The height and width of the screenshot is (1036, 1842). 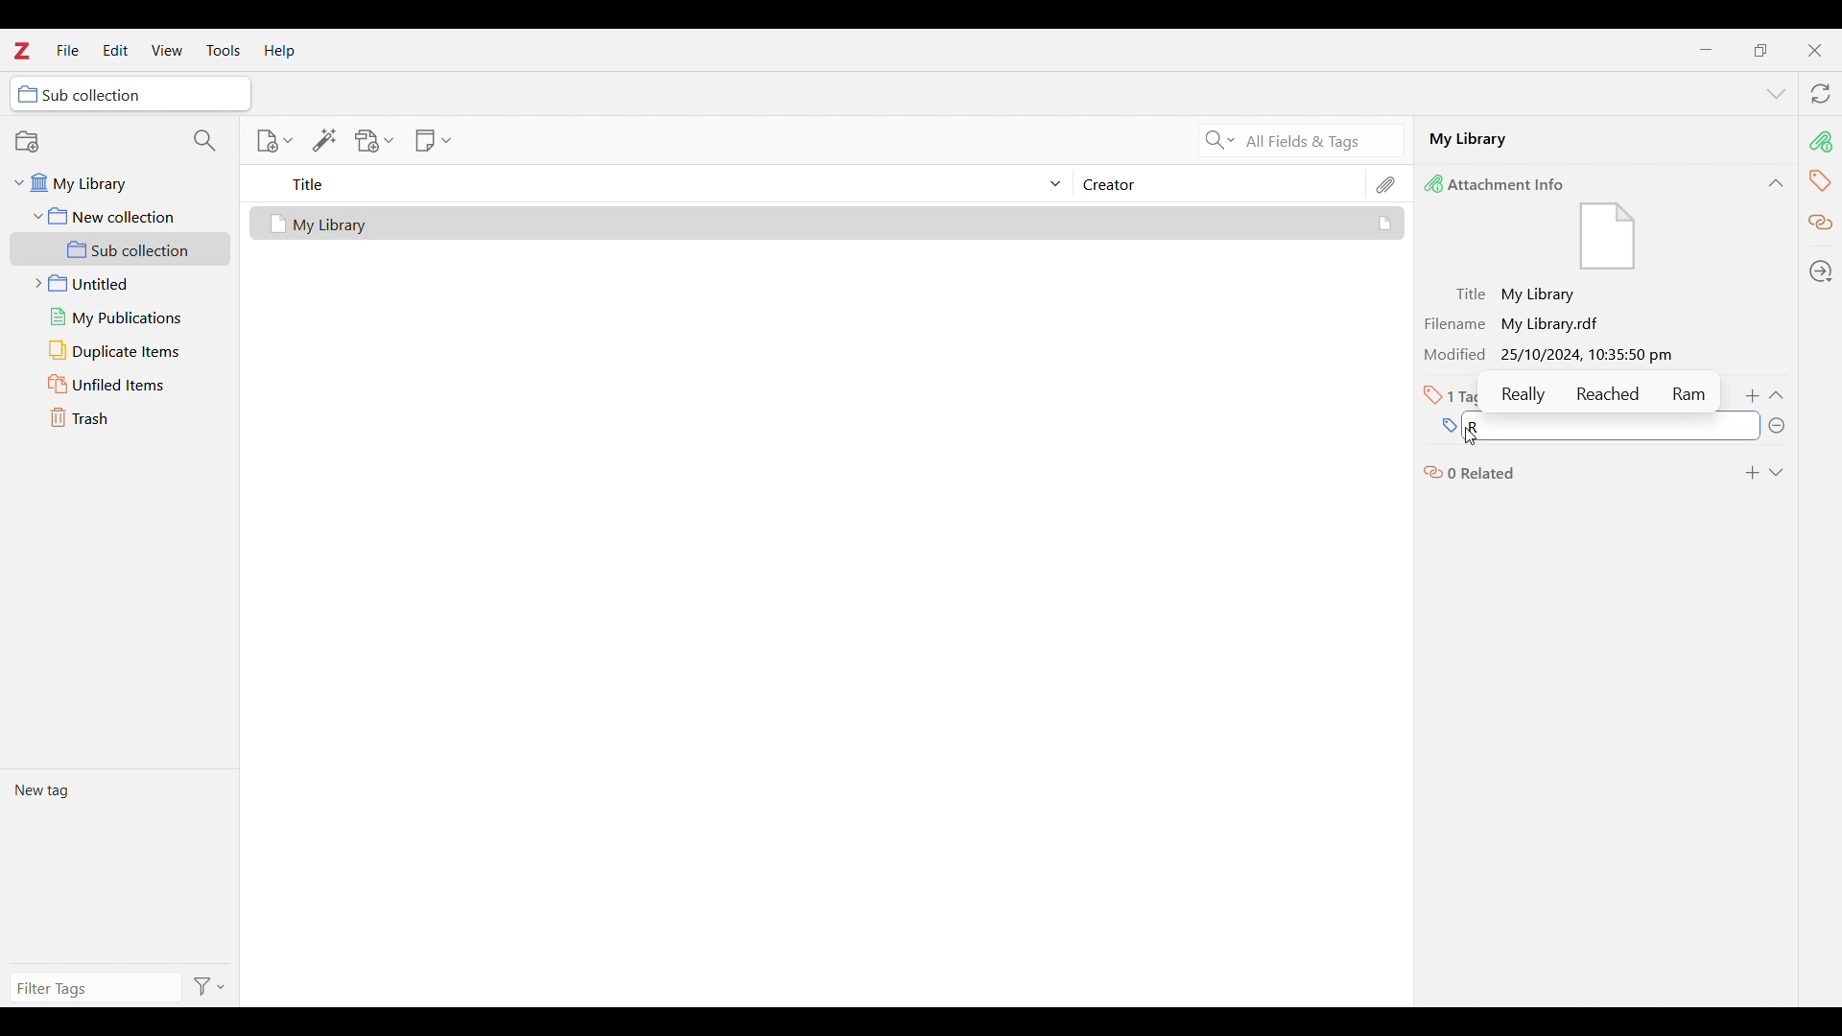 What do you see at coordinates (205, 140) in the screenshot?
I see `Filter collections` at bounding box center [205, 140].